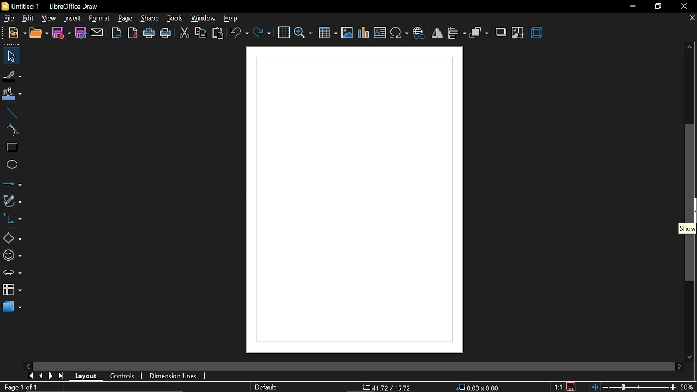 The width and height of the screenshot is (697, 392). What do you see at coordinates (11, 166) in the screenshot?
I see `ellipse` at bounding box center [11, 166].